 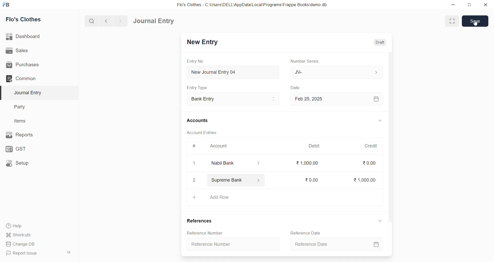 I want to click on ₹ 0.00, so click(x=311, y=179).